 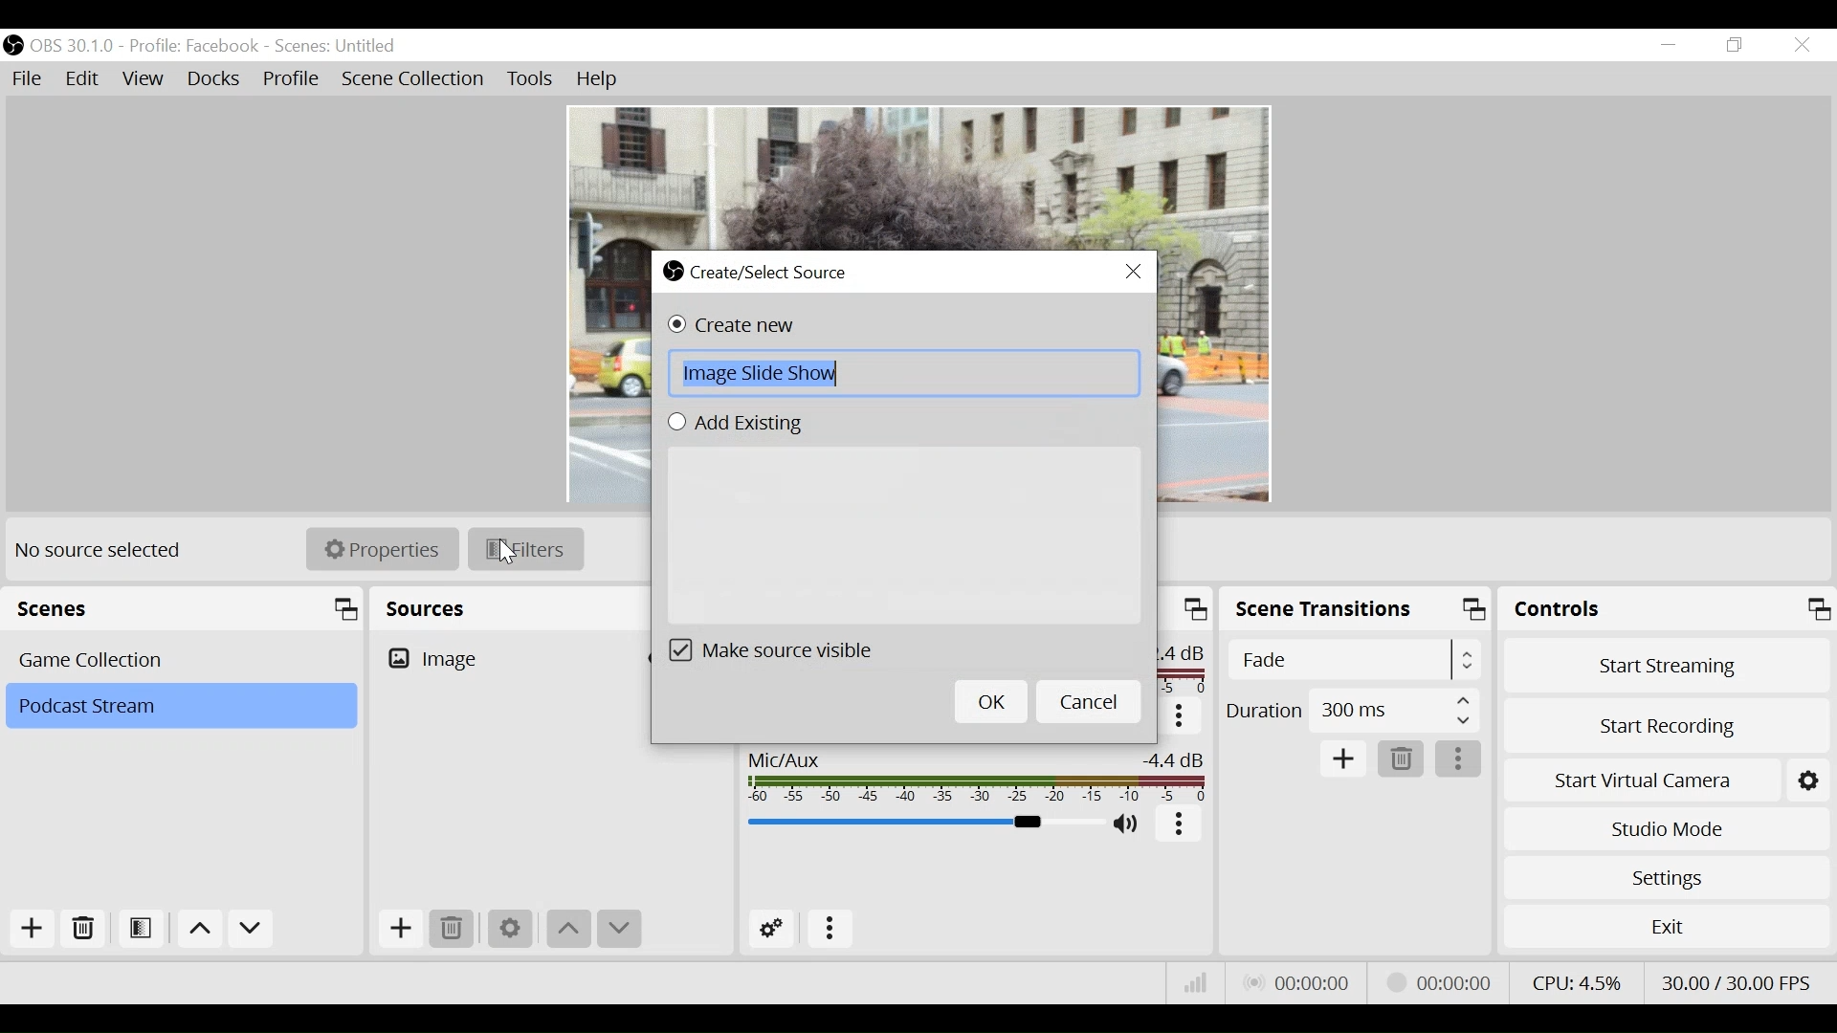 I want to click on Move up, so click(x=203, y=932).